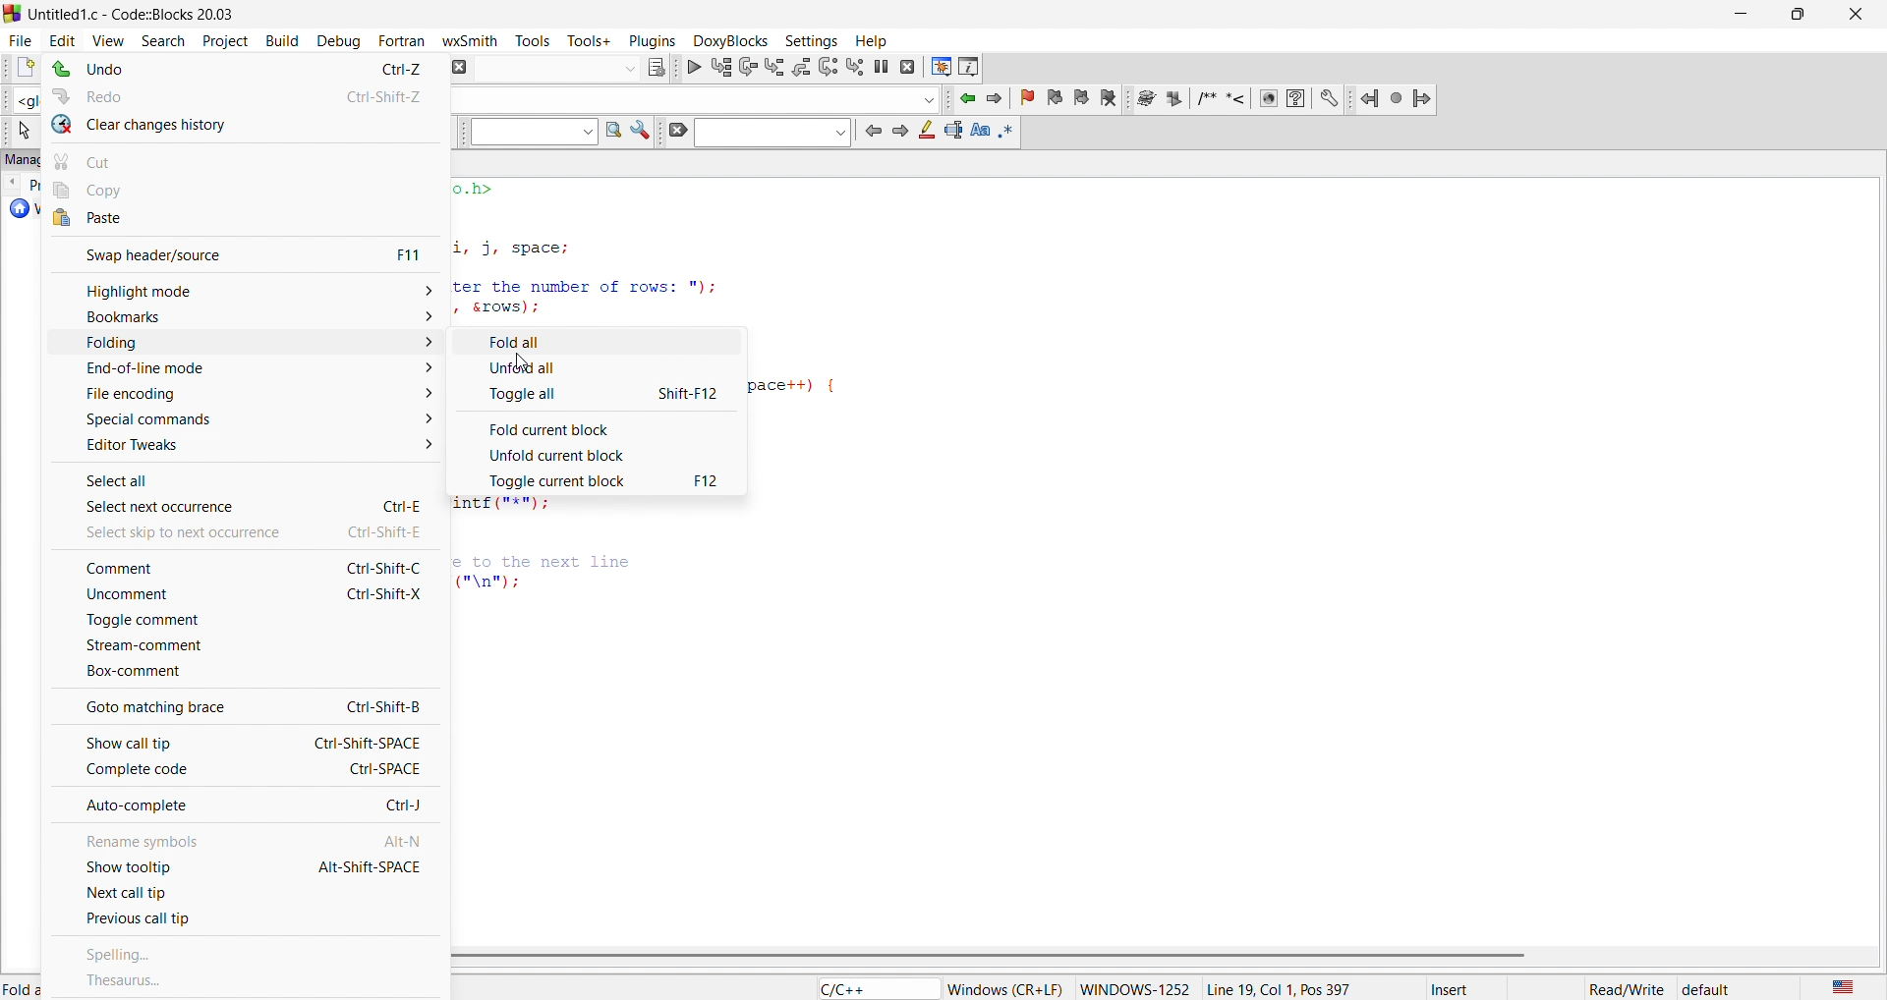 The width and height of the screenshot is (1887, 1000). What do you see at coordinates (244, 806) in the screenshot?
I see `auto complete` at bounding box center [244, 806].